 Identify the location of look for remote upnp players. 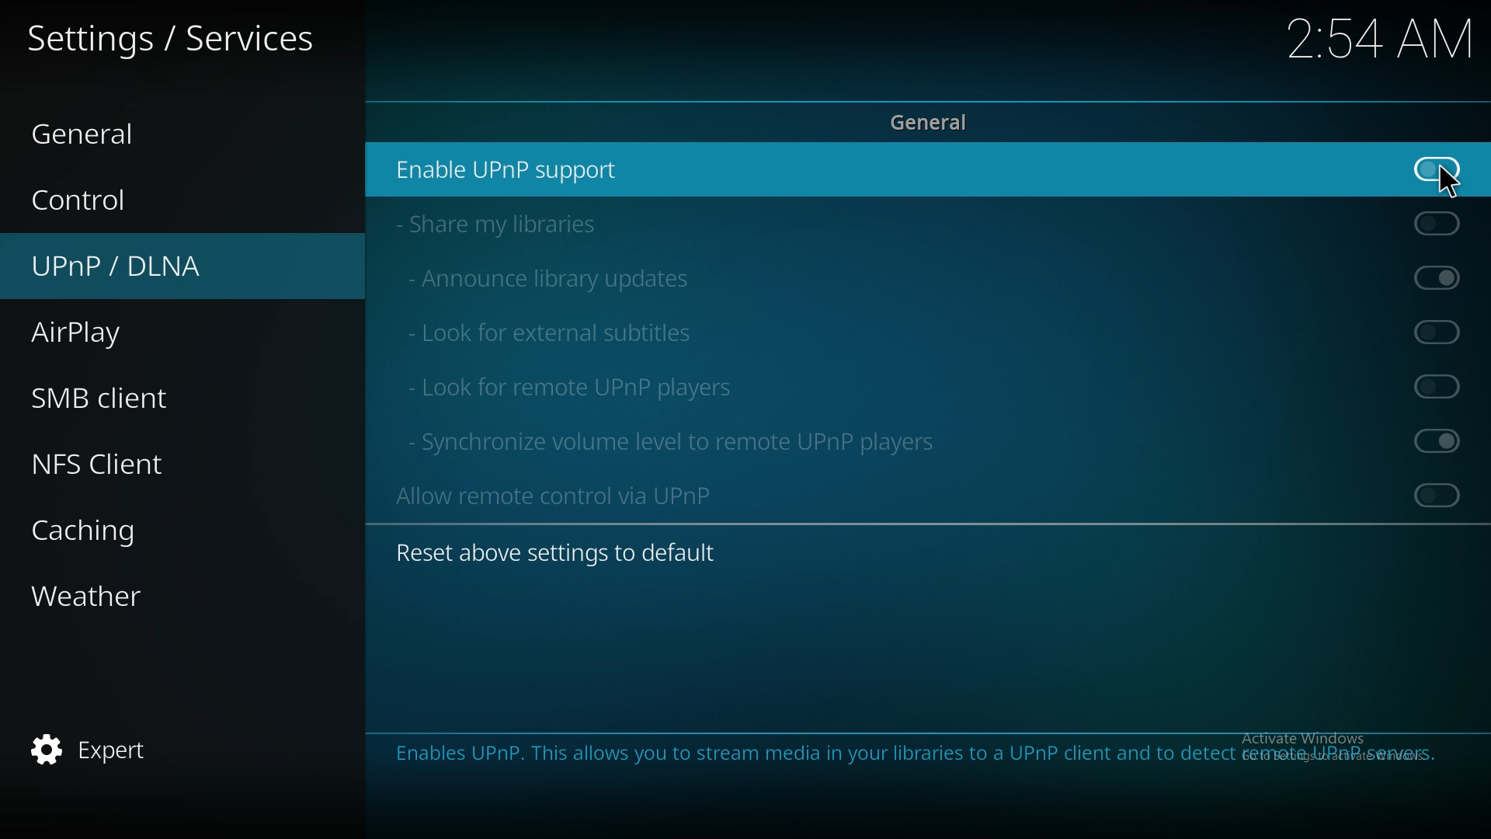
(574, 385).